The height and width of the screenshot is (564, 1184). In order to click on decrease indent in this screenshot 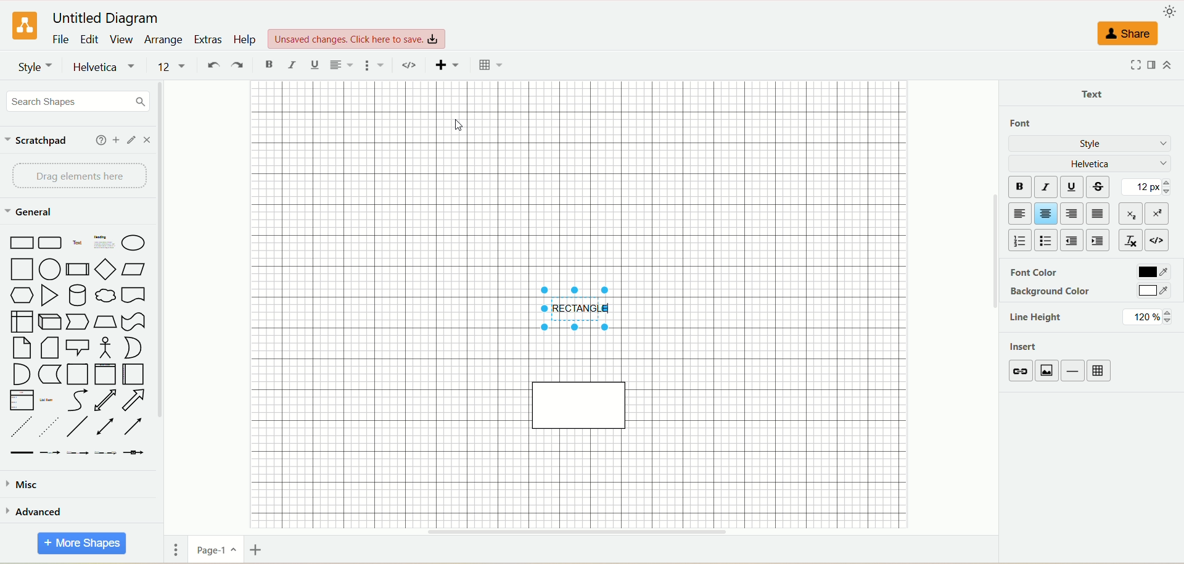, I will do `click(1072, 241)`.